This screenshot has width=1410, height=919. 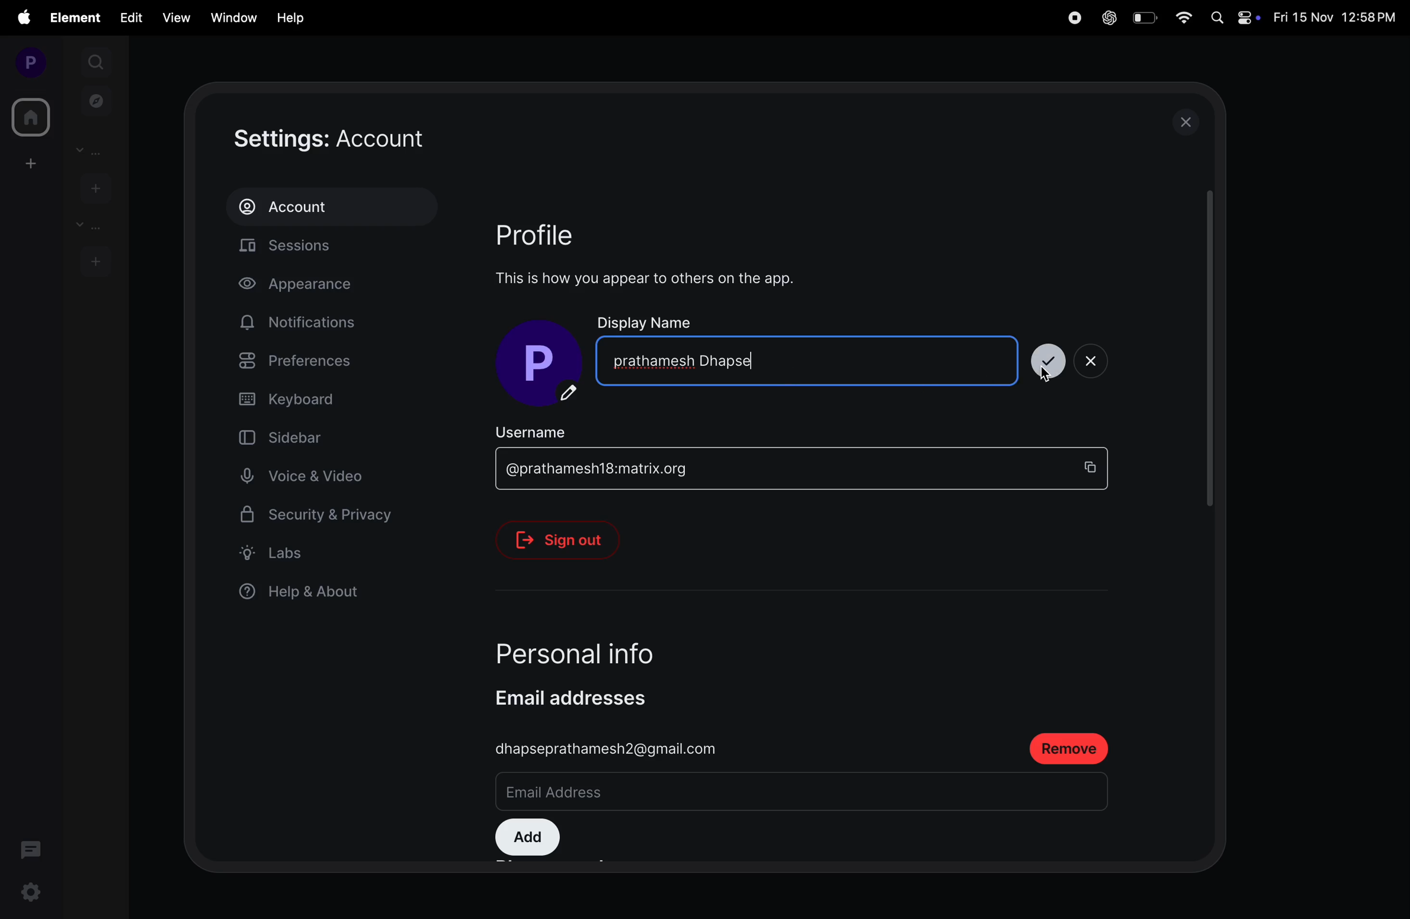 What do you see at coordinates (303, 323) in the screenshot?
I see `notifications` at bounding box center [303, 323].